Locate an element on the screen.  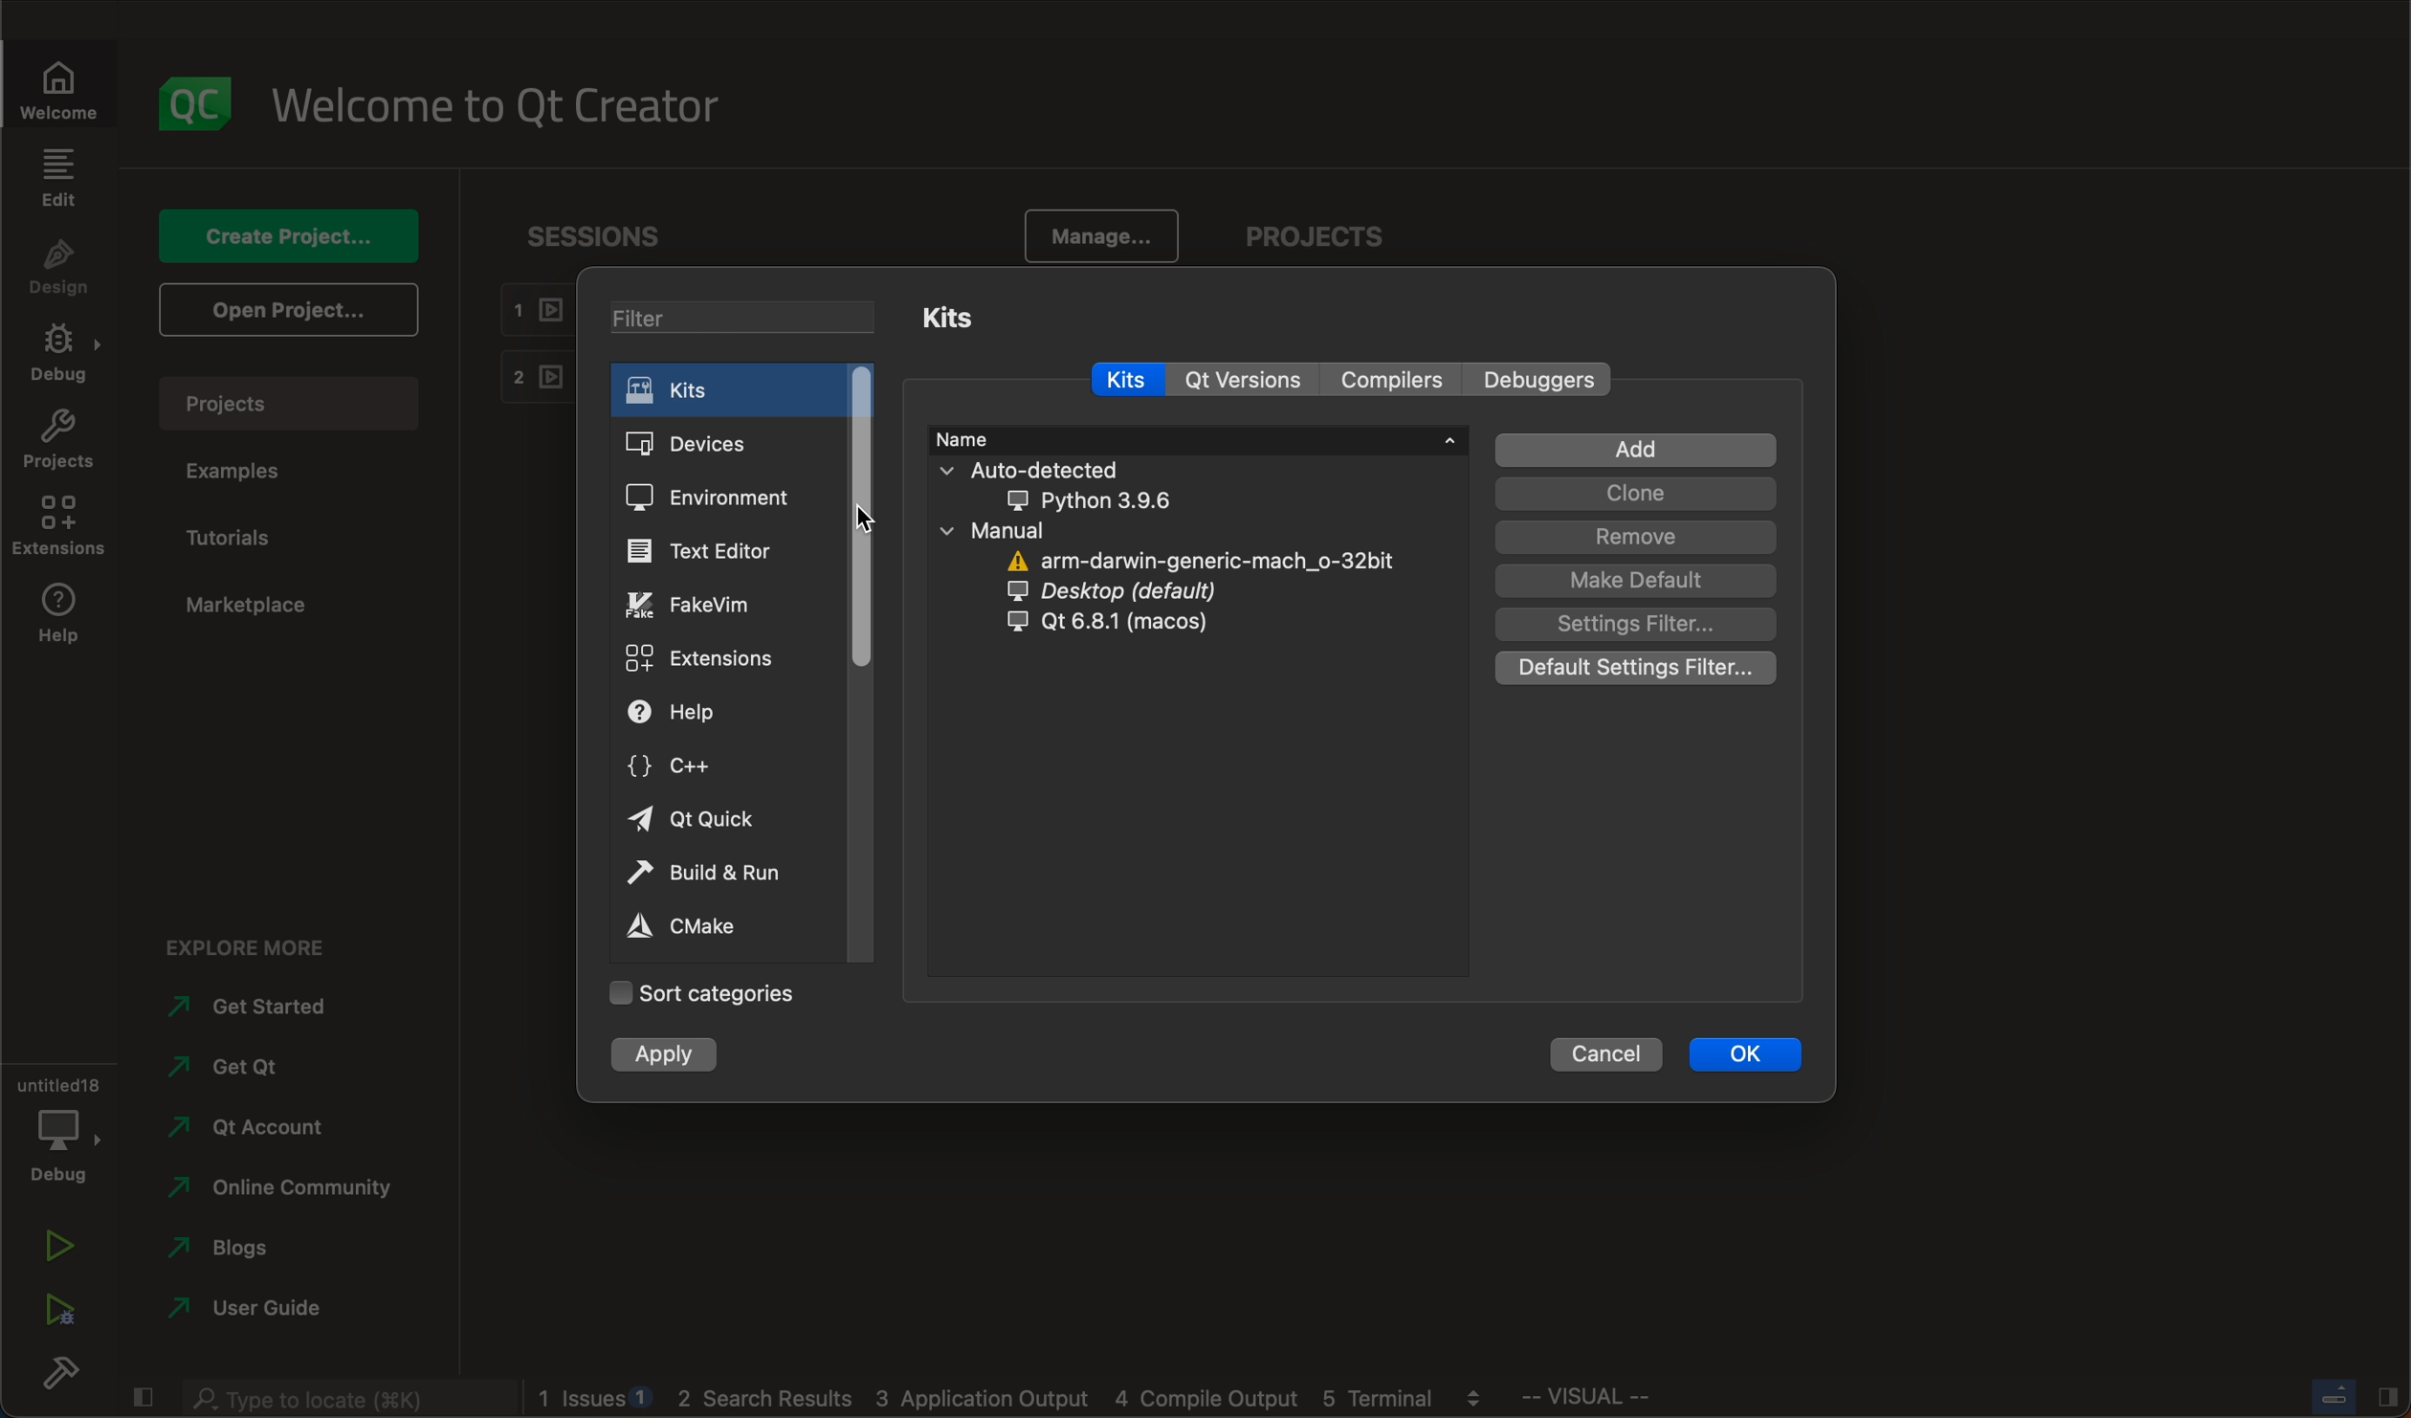
extensions is located at coordinates (708, 660).